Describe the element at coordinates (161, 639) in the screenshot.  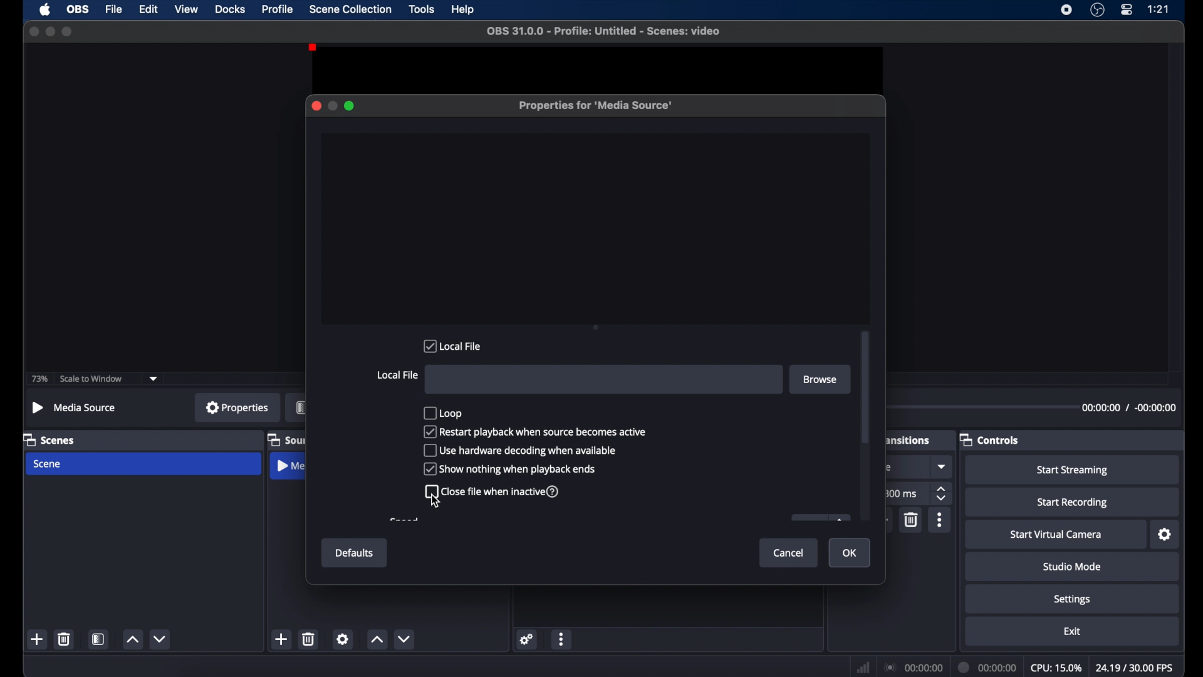
I see `decrement` at that location.